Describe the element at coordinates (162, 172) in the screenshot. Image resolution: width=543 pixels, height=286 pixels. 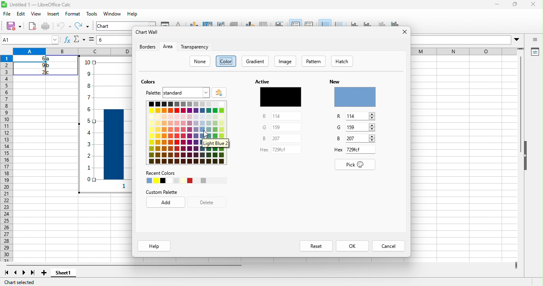
I see `recent colors` at that location.